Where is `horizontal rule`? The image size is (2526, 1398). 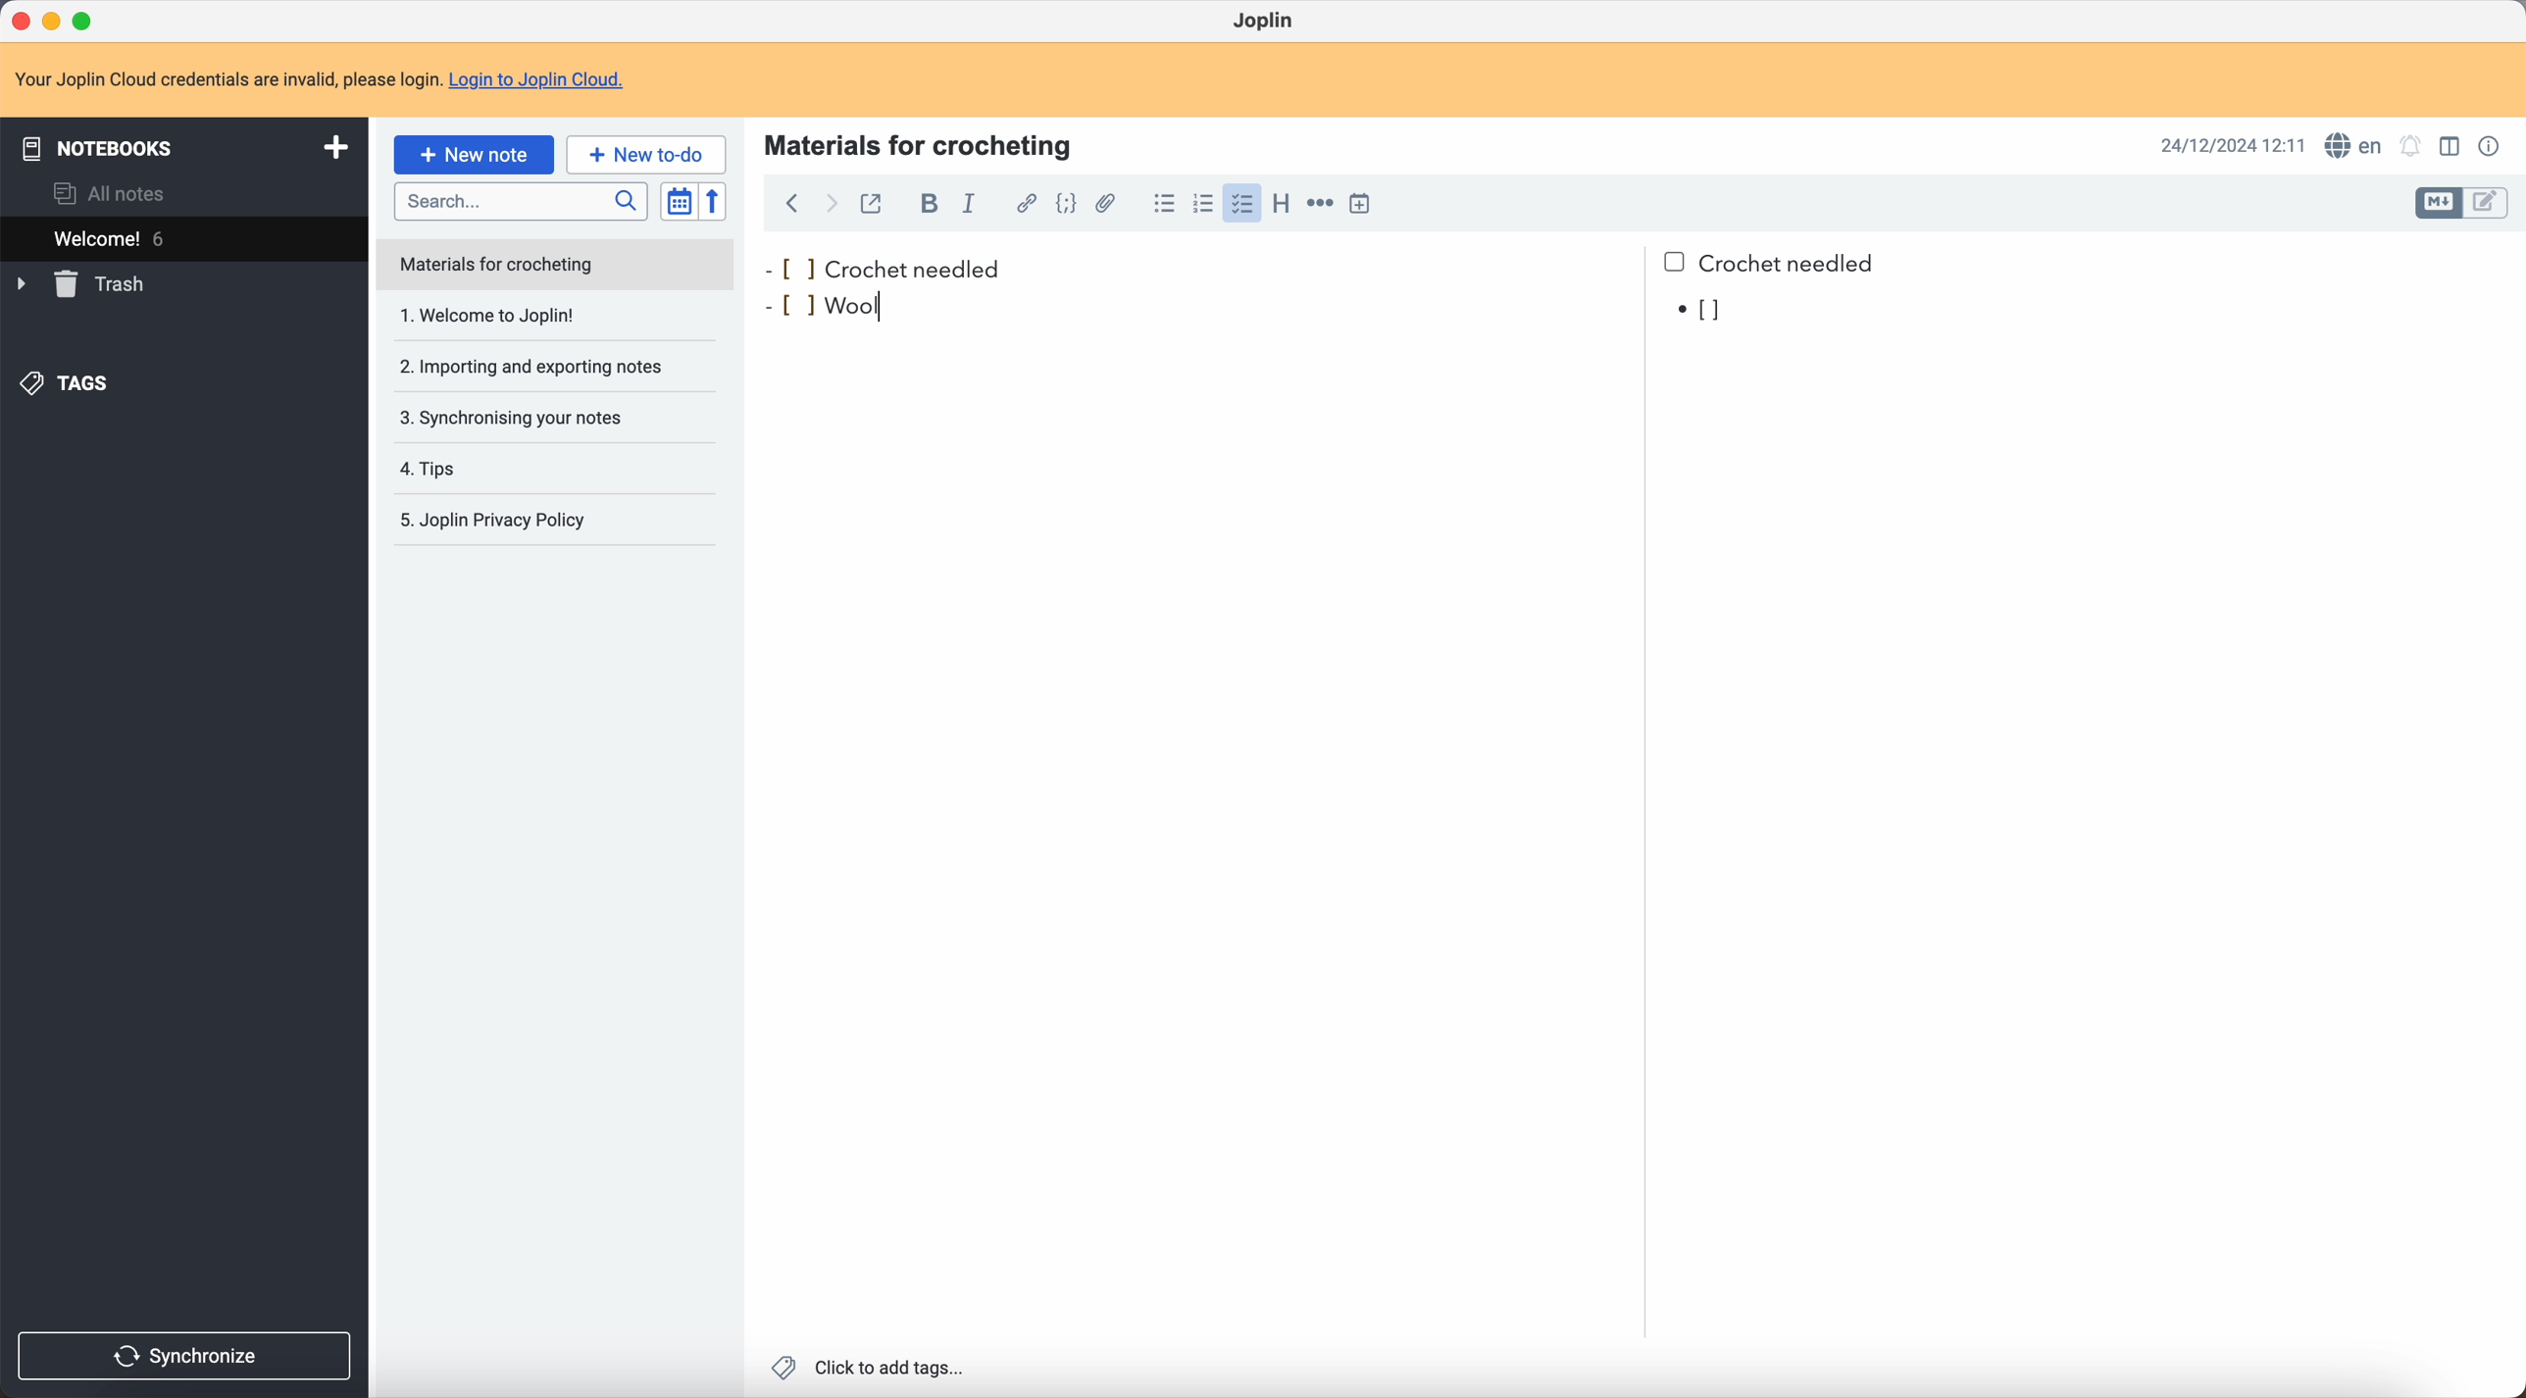 horizontal rule is located at coordinates (1319, 207).